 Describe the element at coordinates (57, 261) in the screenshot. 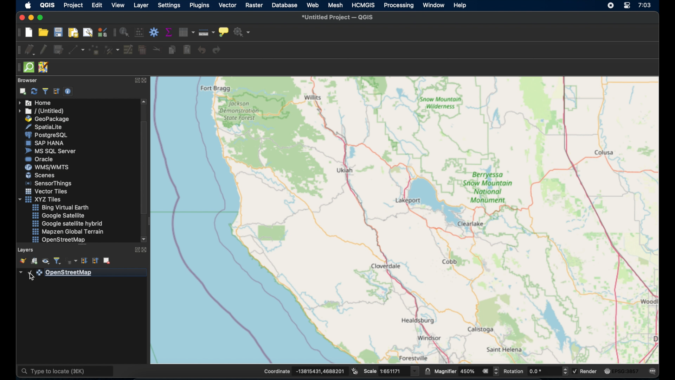

I see `filter legend` at that location.